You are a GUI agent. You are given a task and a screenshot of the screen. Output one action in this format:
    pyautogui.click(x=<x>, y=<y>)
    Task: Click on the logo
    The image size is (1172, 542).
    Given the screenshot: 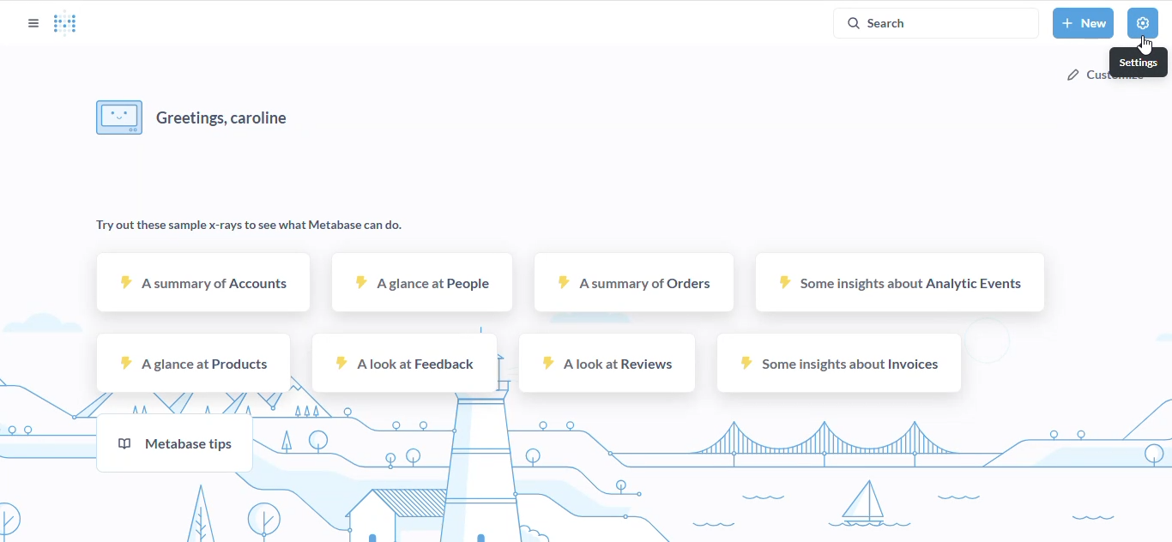 What is the action you would take?
    pyautogui.click(x=65, y=21)
    